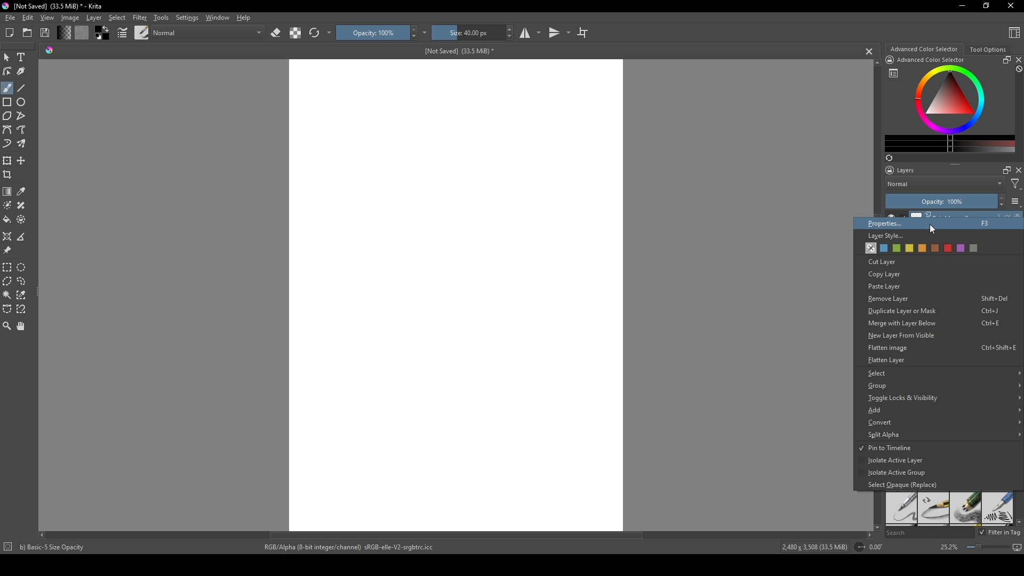 Image resolution: width=1024 pixels, height=576 pixels. Describe the element at coordinates (207, 31) in the screenshot. I see `normal` at that location.